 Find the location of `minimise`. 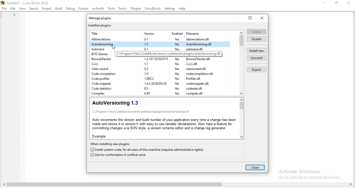

minimise is located at coordinates (239, 17).